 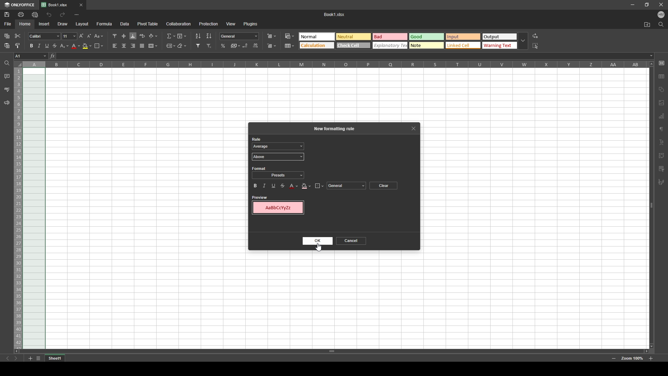 What do you see at coordinates (661, 154) in the screenshot?
I see `indent` at bounding box center [661, 154].